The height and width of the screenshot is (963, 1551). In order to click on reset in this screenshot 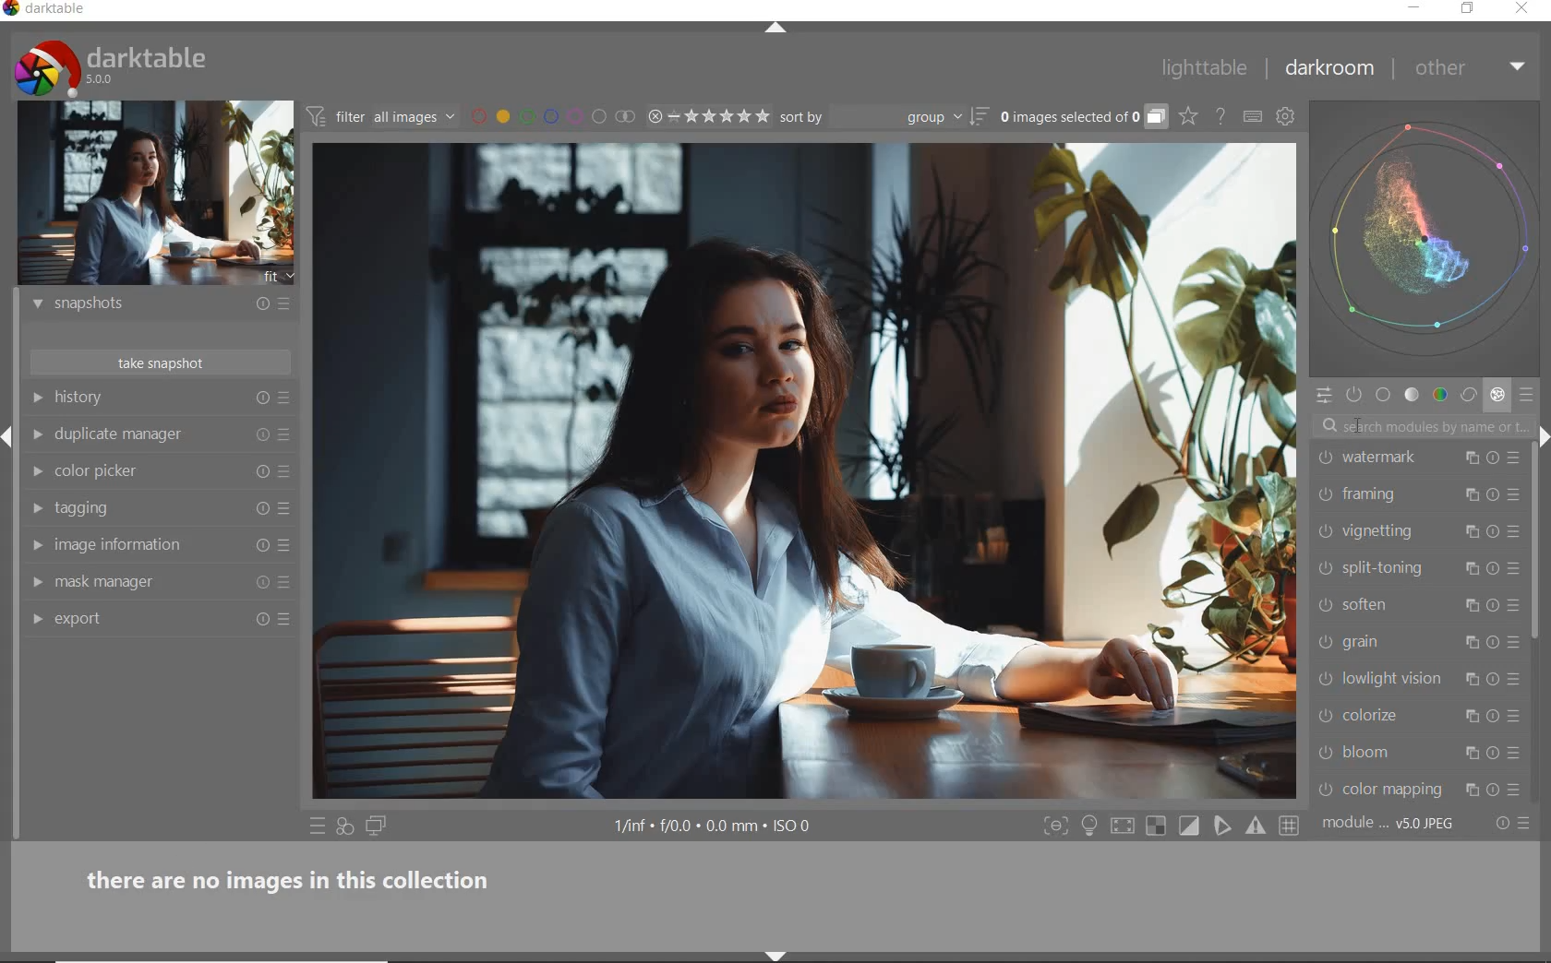, I will do `click(1495, 534)`.